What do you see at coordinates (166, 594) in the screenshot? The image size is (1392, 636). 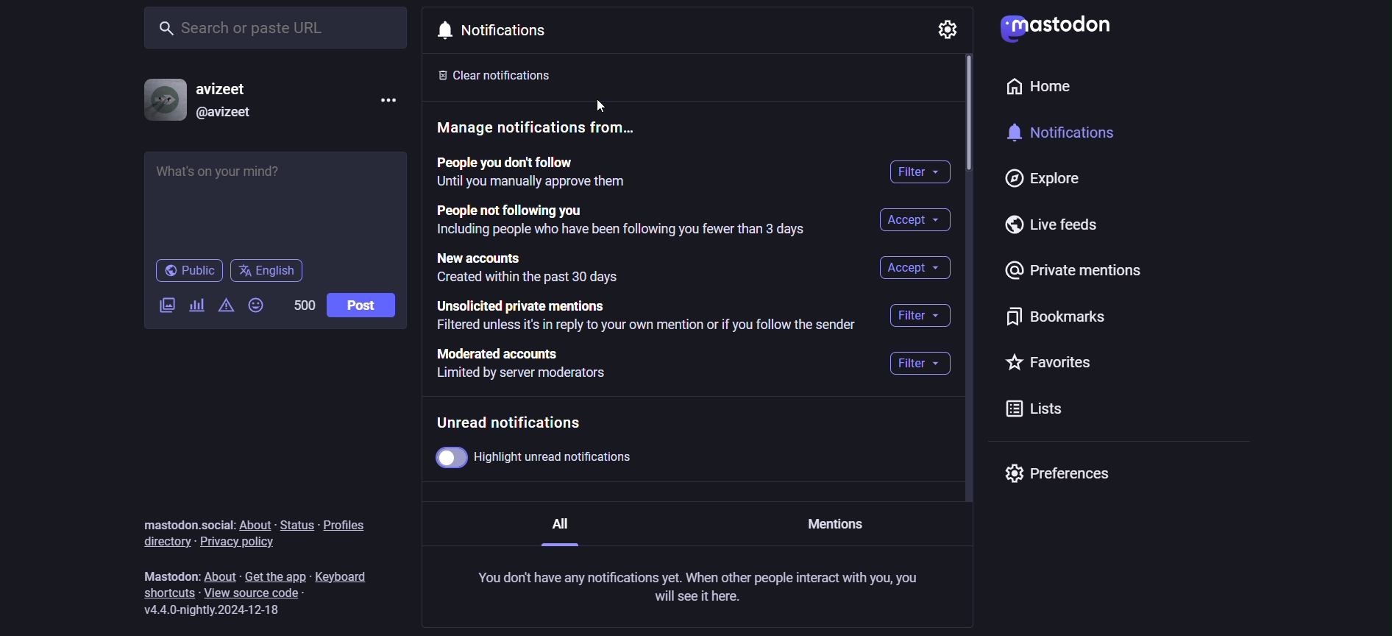 I see `shortcuts` at bounding box center [166, 594].